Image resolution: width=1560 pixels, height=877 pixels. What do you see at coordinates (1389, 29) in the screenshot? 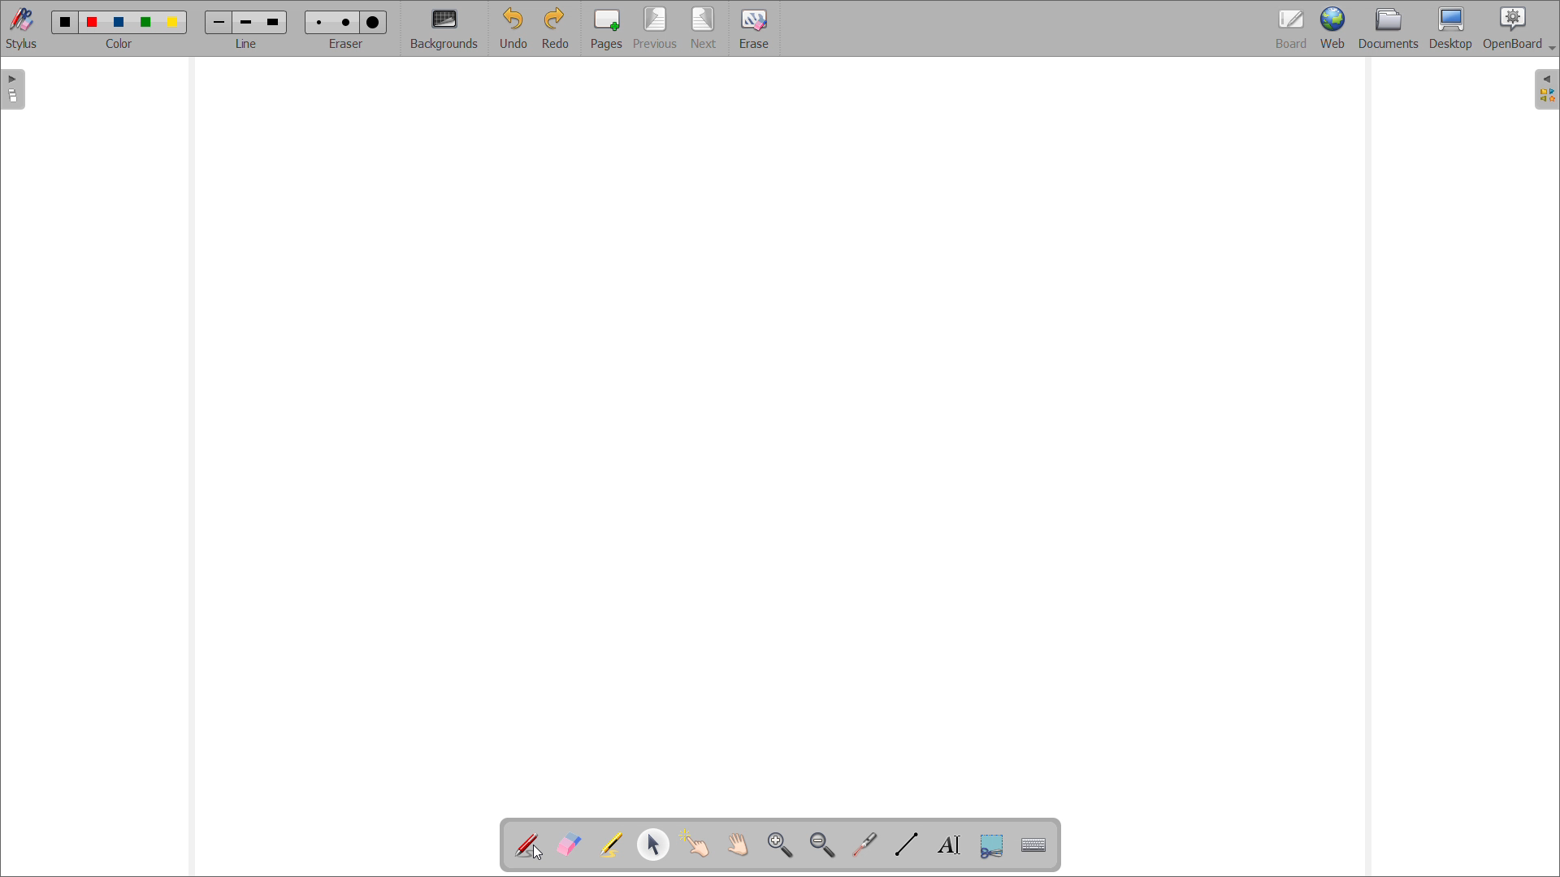
I see `documents` at bounding box center [1389, 29].